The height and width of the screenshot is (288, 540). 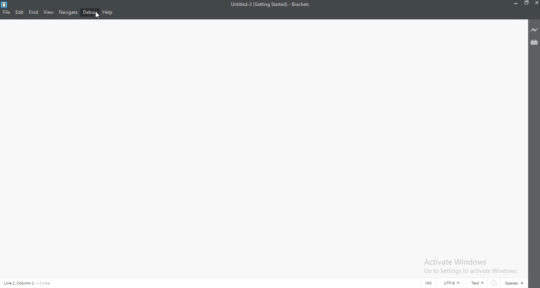 What do you see at coordinates (6, 12) in the screenshot?
I see `file` at bounding box center [6, 12].